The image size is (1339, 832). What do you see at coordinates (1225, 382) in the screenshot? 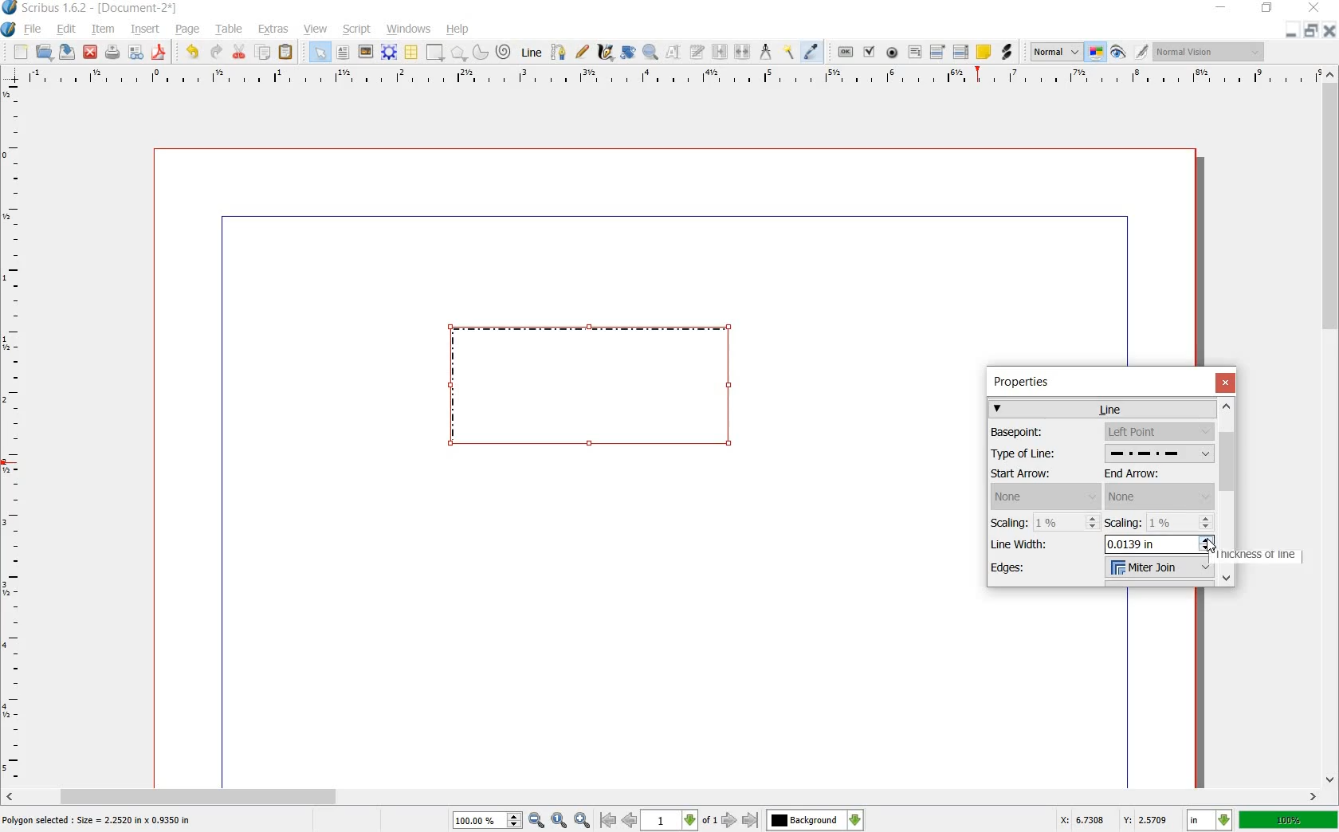
I see `close` at bounding box center [1225, 382].